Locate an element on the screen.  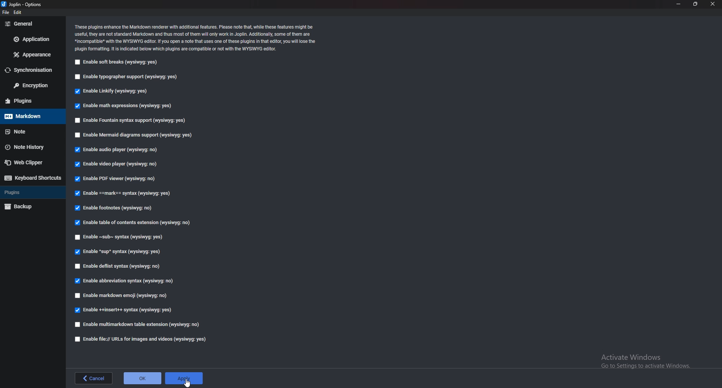
minimize is located at coordinates (679, 3).